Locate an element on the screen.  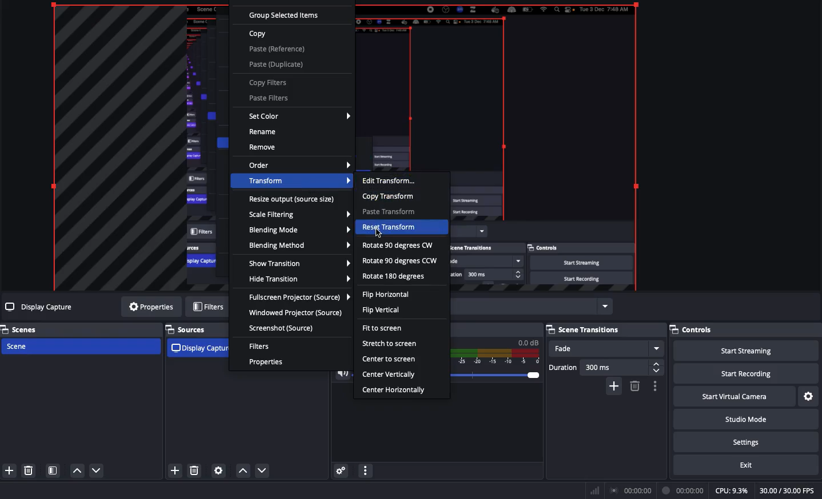
move down is located at coordinates (264, 472).